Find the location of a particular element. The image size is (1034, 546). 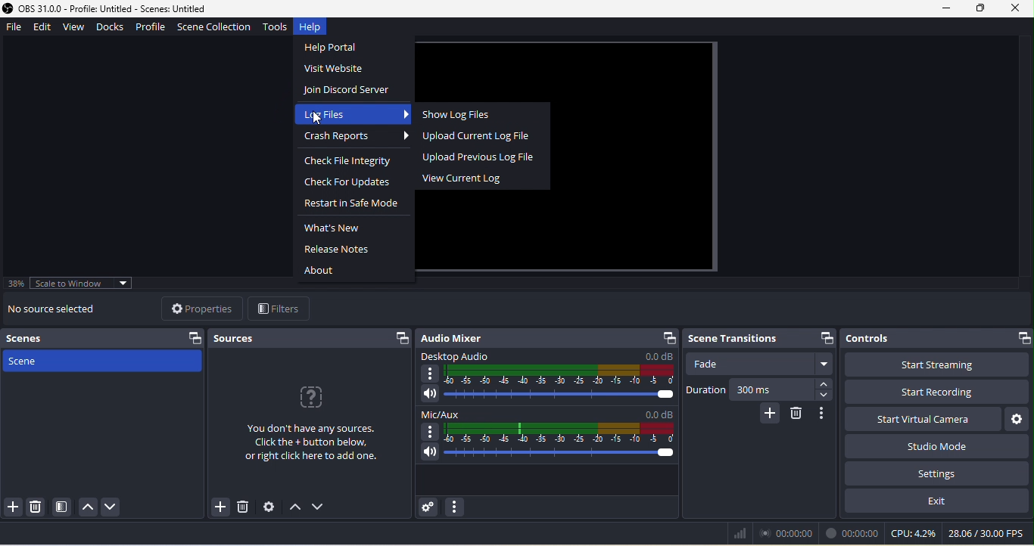

38% is located at coordinates (17, 284).